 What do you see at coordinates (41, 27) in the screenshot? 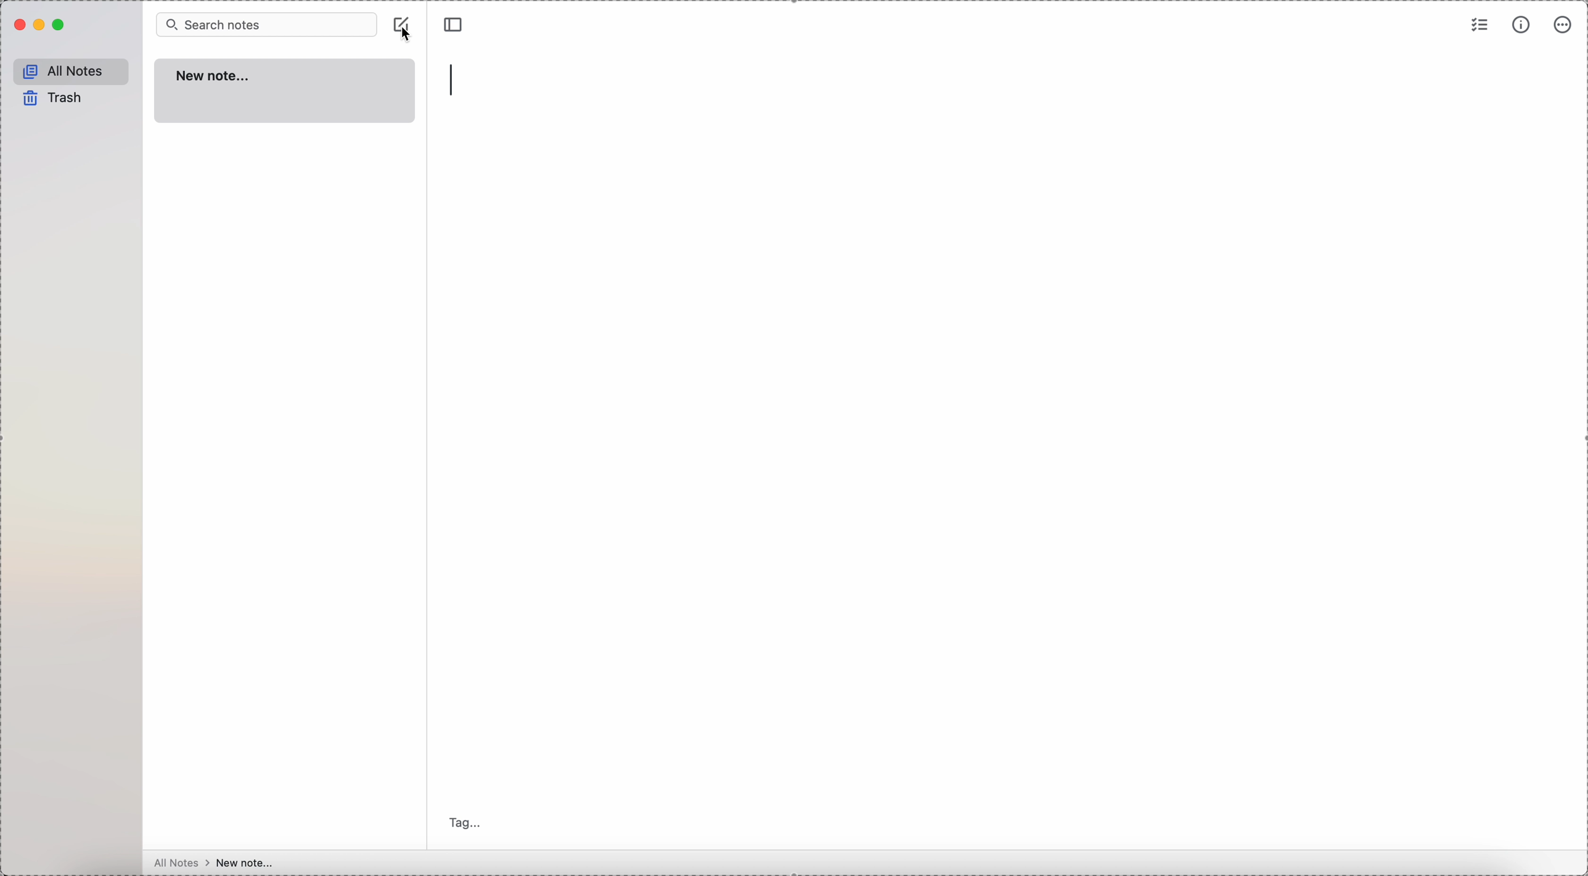
I see `minimize Simplenote` at bounding box center [41, 27].